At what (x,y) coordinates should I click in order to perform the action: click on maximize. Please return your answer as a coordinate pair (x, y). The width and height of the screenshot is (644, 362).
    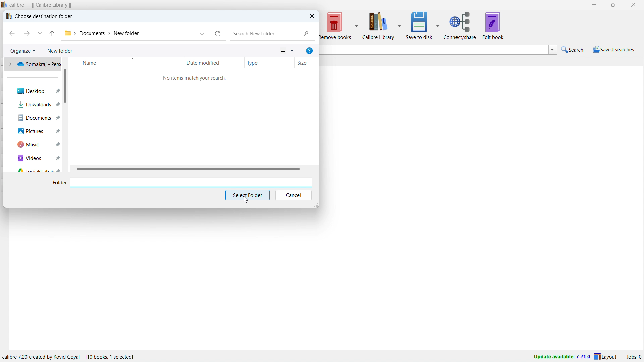
    Looking at the image, I should click on (615, 5).